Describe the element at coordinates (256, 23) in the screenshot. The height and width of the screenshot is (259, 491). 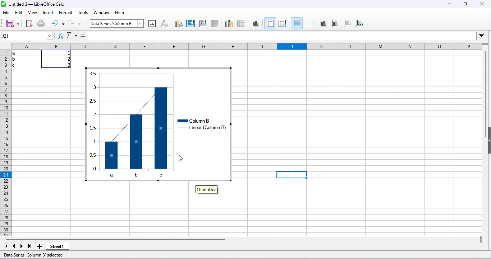
I see `titles` at that location.